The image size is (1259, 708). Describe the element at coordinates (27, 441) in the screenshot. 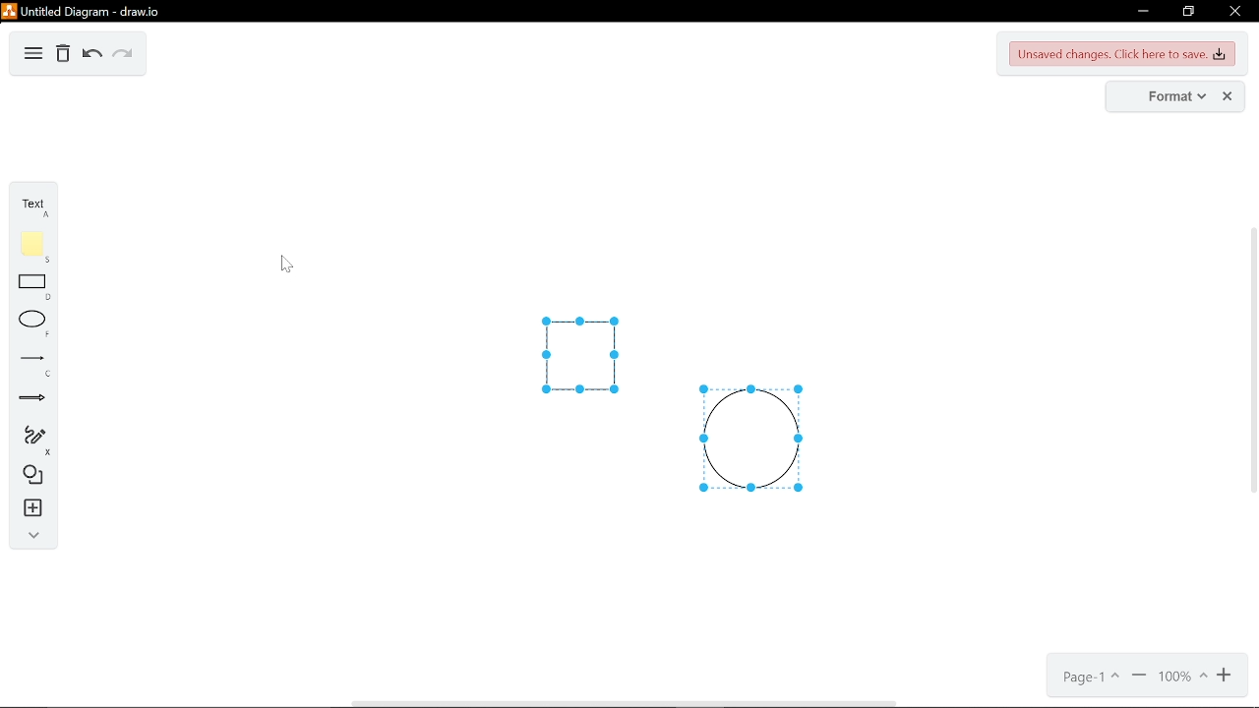

I see `freehand` at that location.